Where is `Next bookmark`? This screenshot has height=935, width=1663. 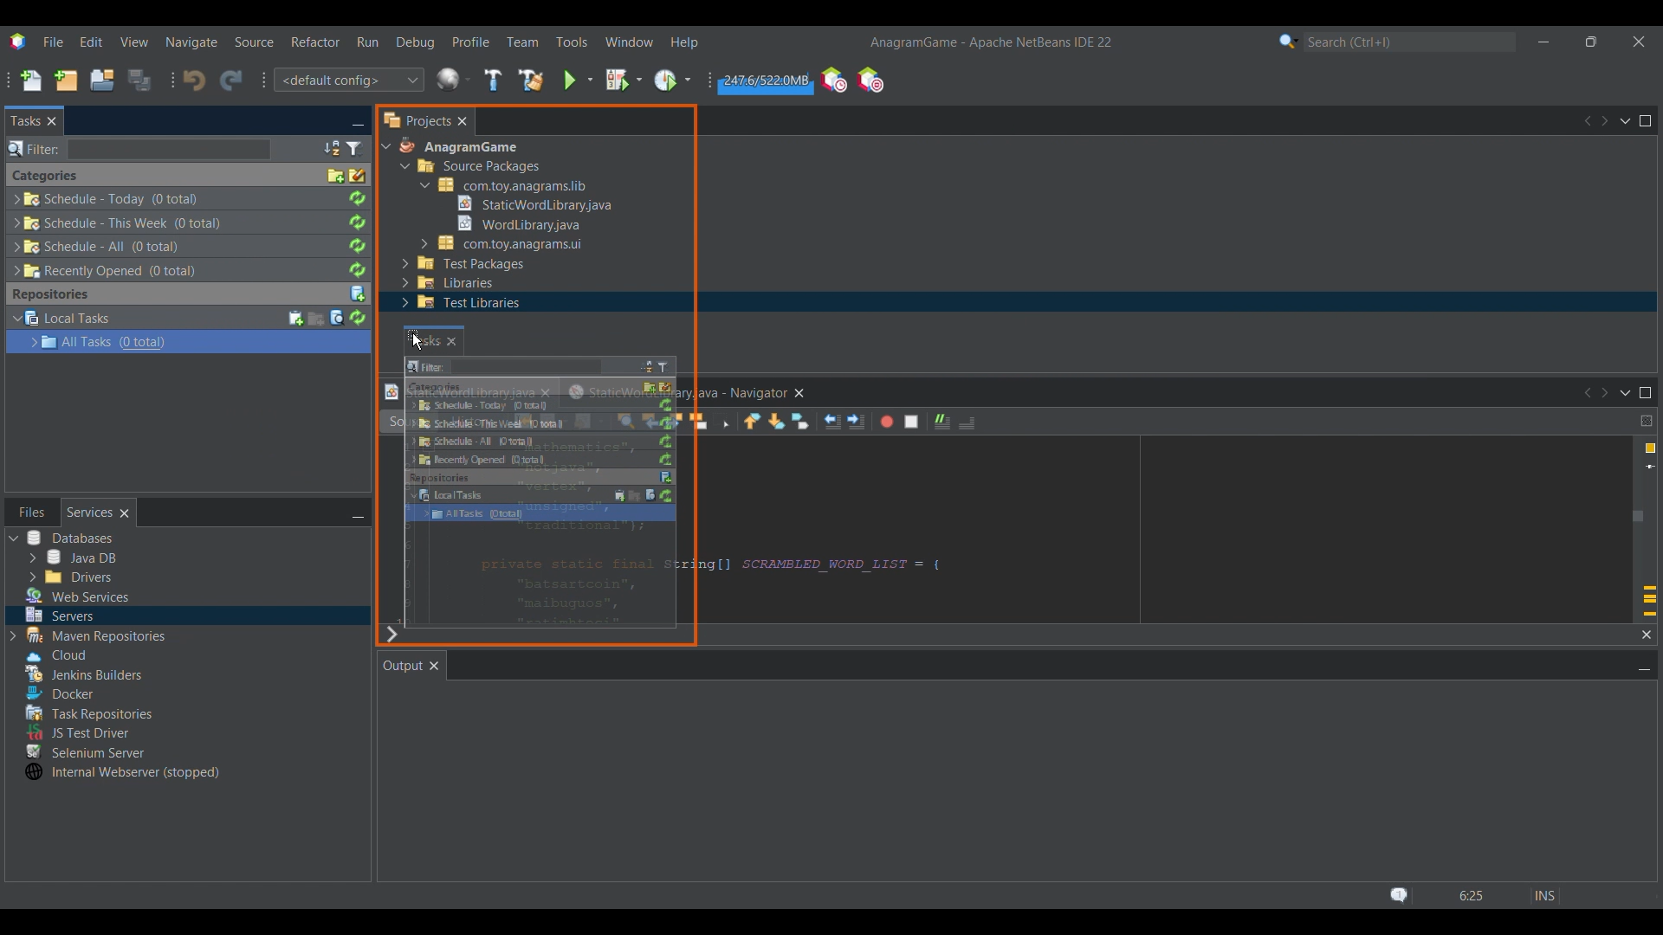
Next bookmark is located at coordinates (778, 421).